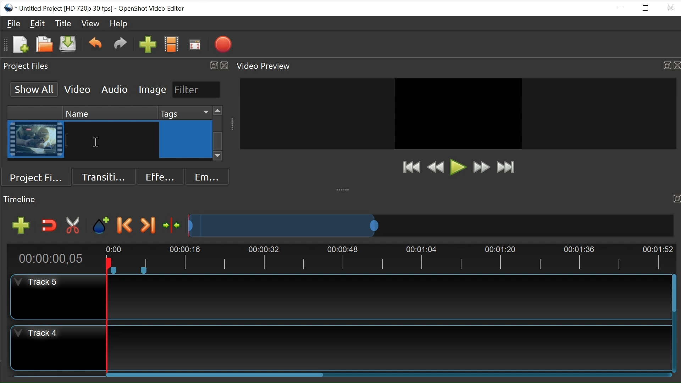 The width and height of the screenshot is (681, 383). Describe the element at coordinates (95, 44) in the screenshot. I see `Undo` at that location.